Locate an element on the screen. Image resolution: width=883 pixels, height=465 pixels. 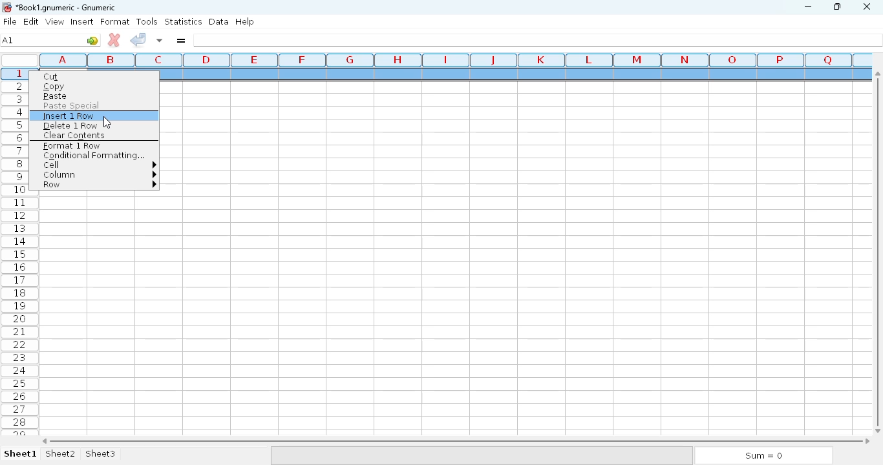
paste special is located at coordinates (72, 106).